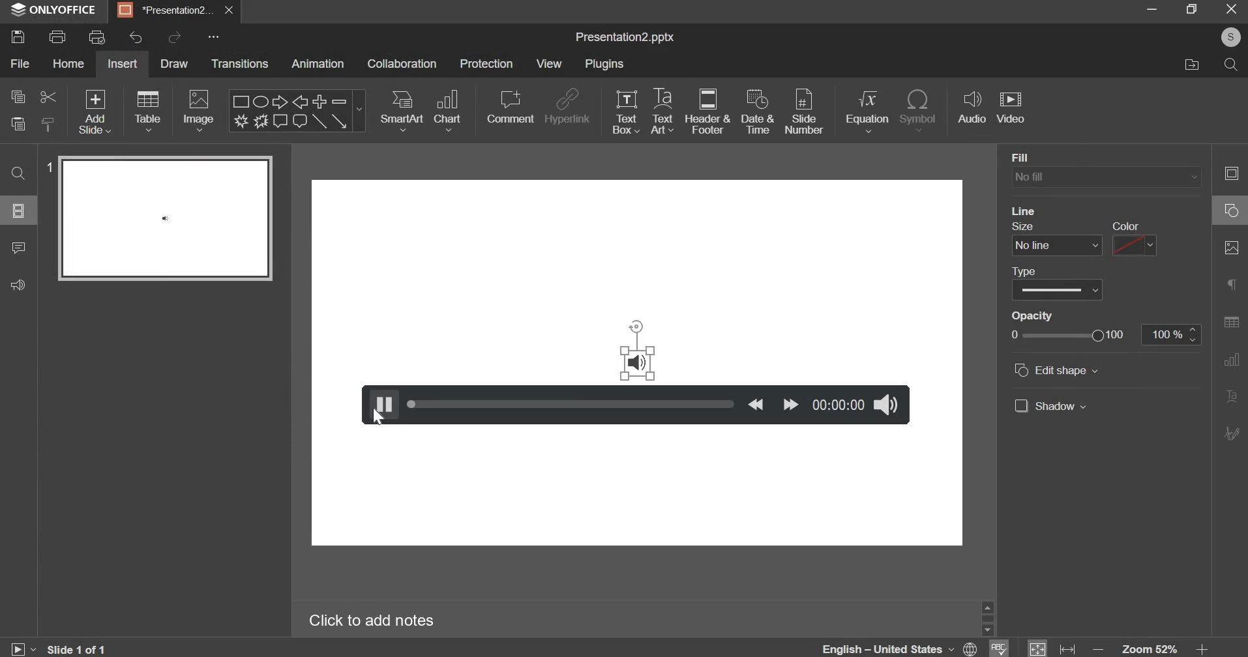 This screenshot has height=657, width=1248. I want to click on line type, so click(1058, 290).